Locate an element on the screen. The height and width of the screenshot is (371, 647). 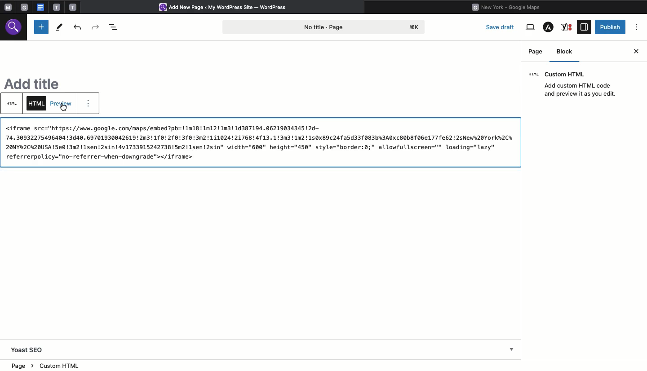
Undo is located at coordinates (79, 27).